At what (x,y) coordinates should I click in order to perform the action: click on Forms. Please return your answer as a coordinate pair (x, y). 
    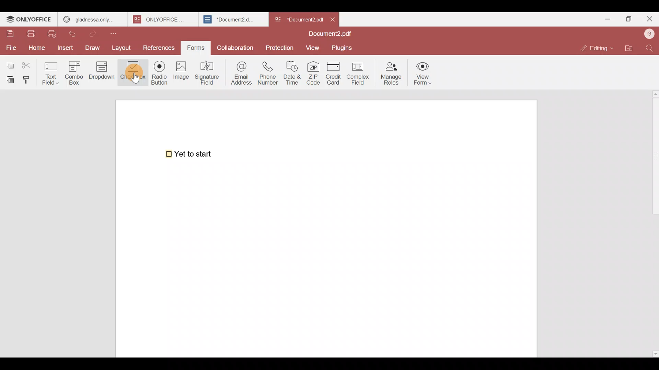
    Looking at the image, I should click on (196, 47).